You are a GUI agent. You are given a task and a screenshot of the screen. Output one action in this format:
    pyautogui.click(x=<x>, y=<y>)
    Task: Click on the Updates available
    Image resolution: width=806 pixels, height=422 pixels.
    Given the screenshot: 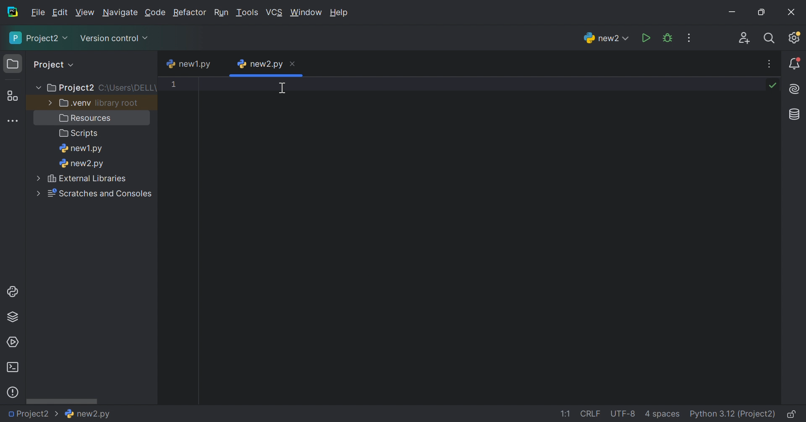 What is the action you would take?
    pyautogui.click(x=793, y=38)
    